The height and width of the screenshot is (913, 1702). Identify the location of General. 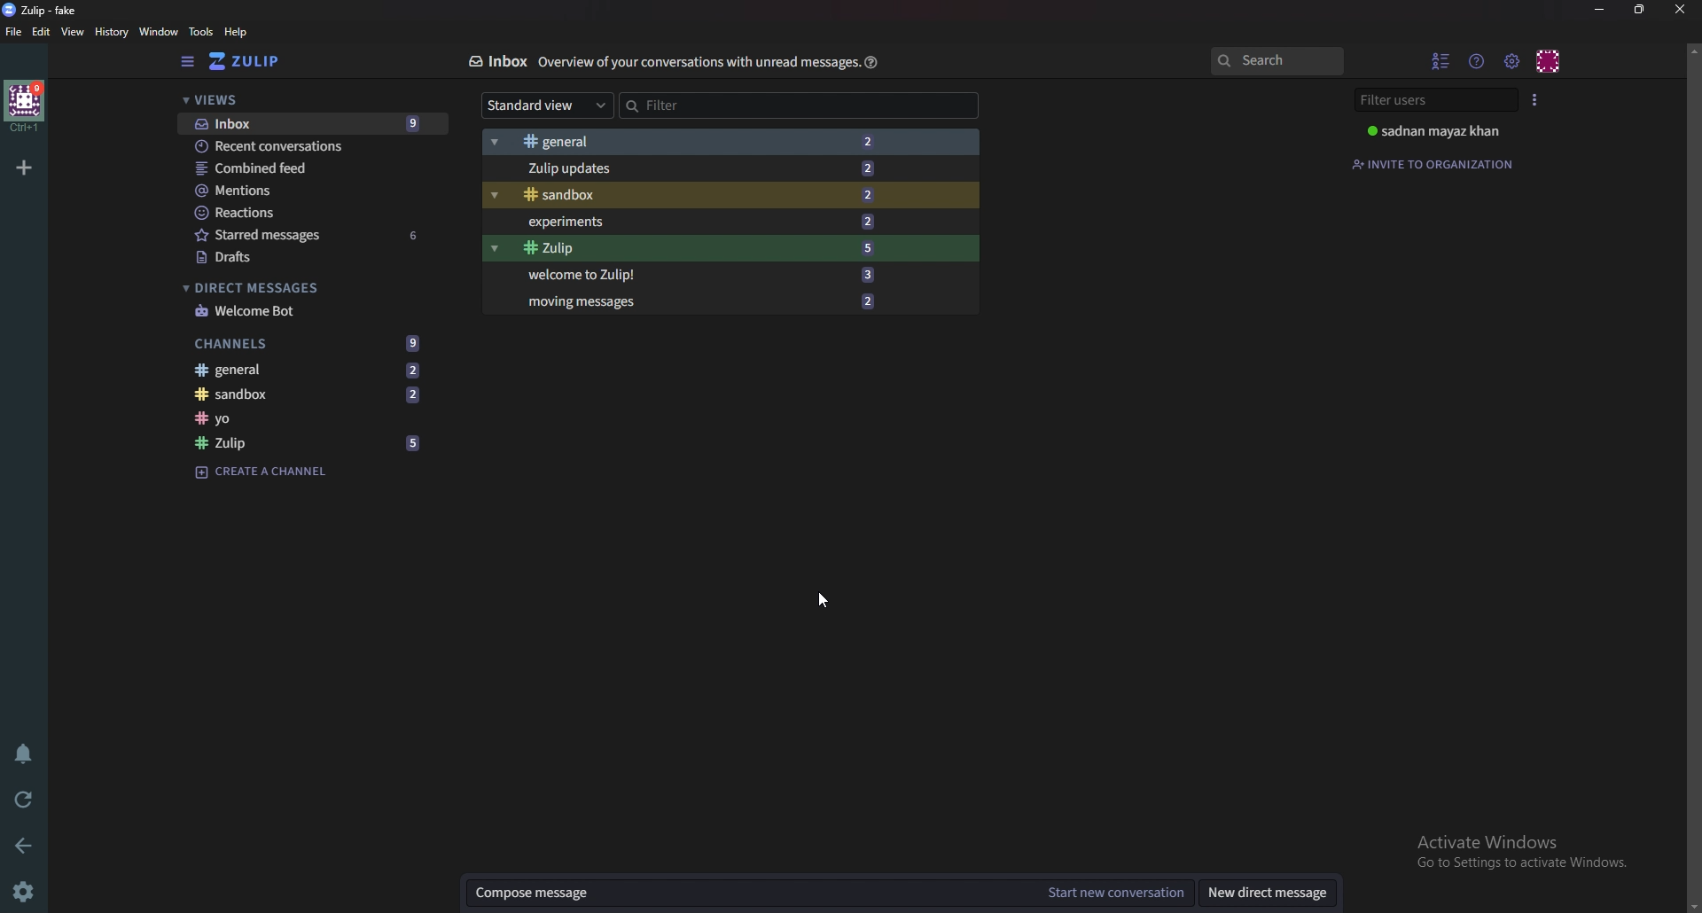
(312, 370).